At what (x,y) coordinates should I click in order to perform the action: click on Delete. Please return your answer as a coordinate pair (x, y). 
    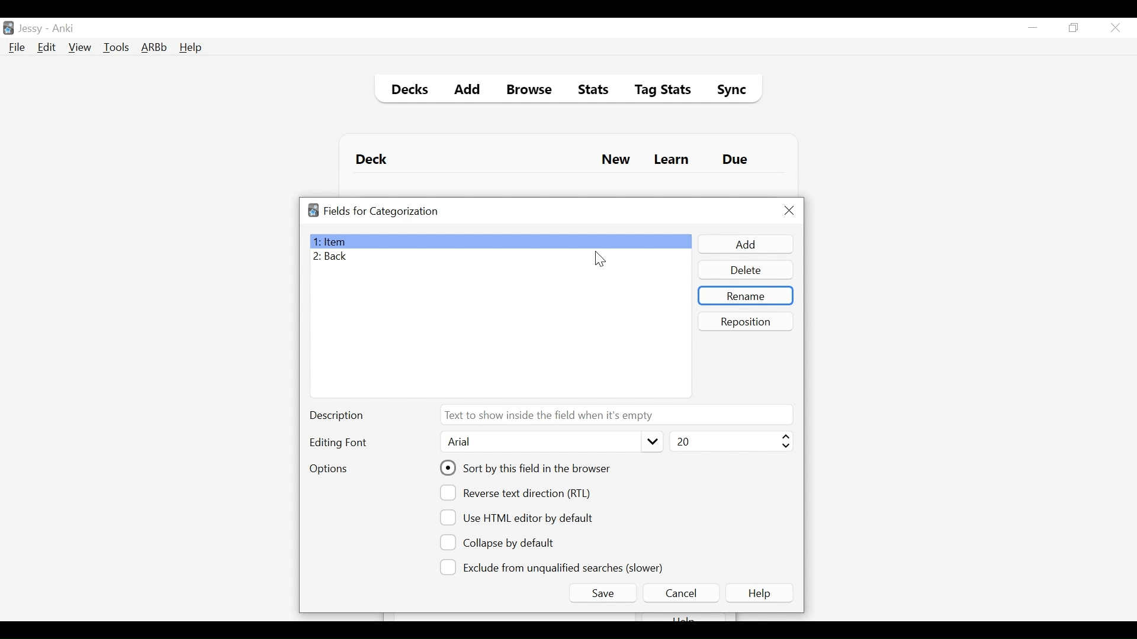
    Looking at the image, I should click on (745, 271).